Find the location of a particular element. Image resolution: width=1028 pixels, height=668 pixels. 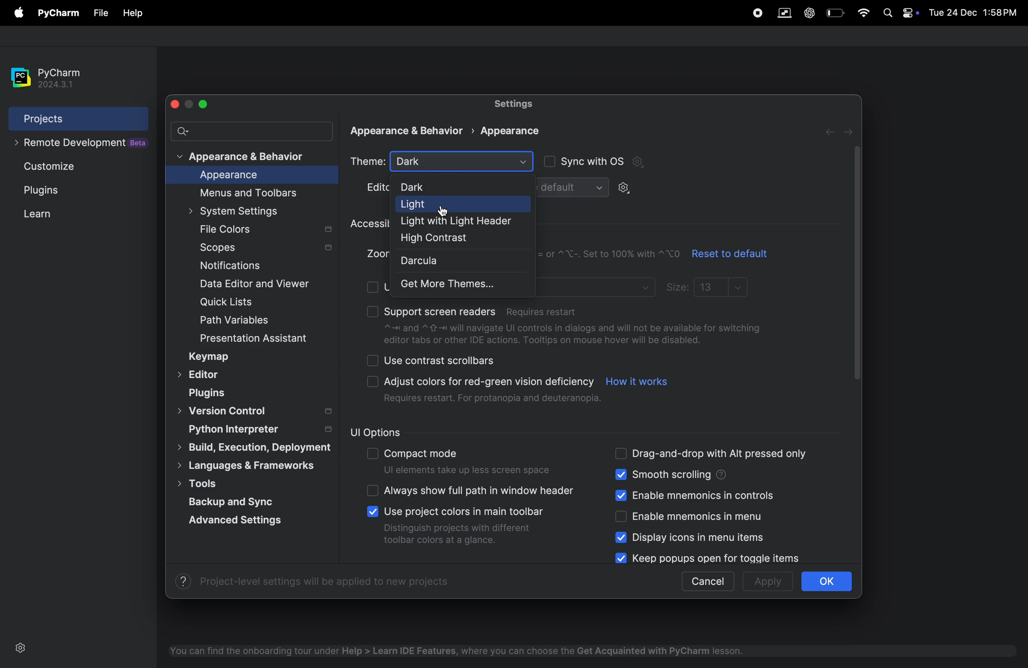

check boxes is located at coordinates (618, 557).